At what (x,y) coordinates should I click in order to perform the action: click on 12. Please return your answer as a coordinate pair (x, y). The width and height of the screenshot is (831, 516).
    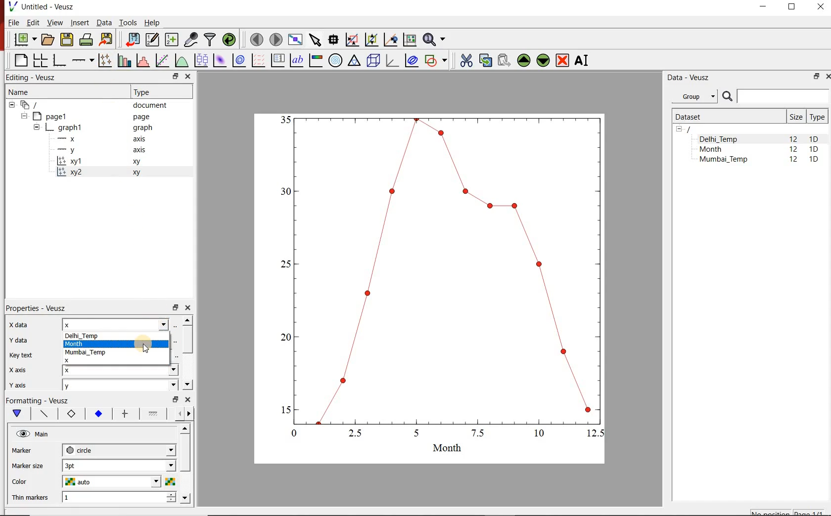
    Looking at the image, I should click on (793, 138).